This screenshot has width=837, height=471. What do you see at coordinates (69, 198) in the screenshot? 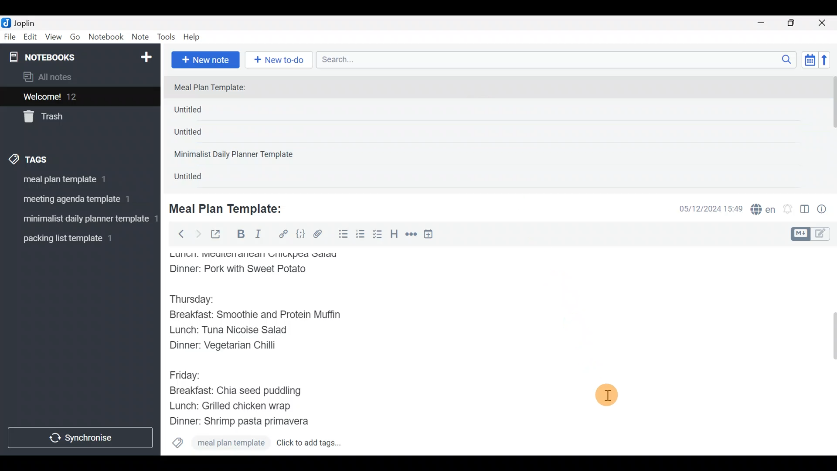
I see `Tag 2` at bounding box center [69, 198].